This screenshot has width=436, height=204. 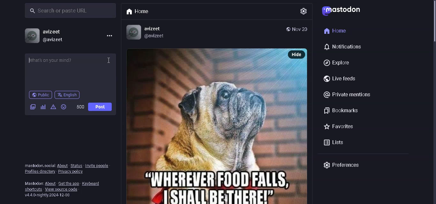 I want to click on logo, so click(x=343, y=9).